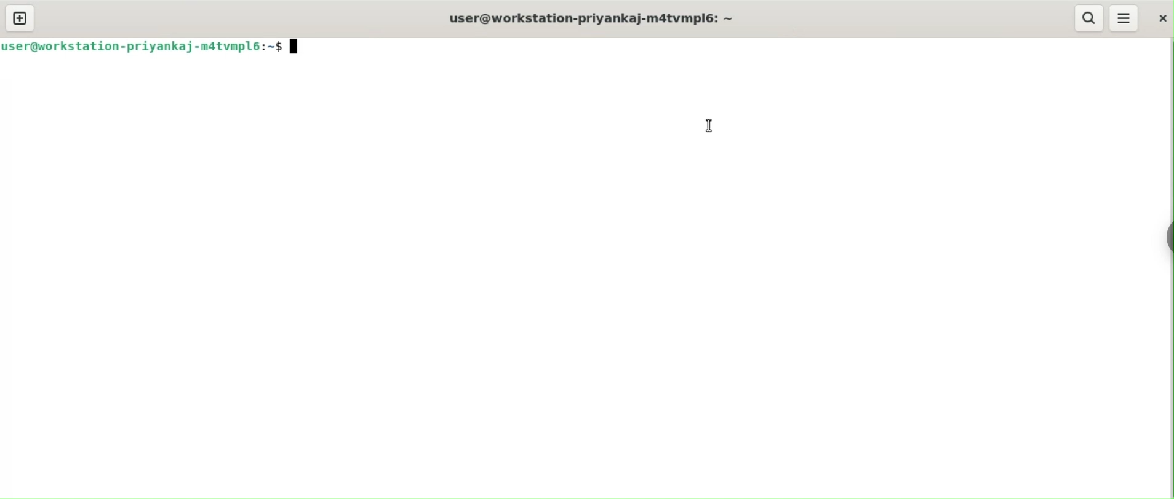 The width and height of the screenshot is (1174, 499). What do you see at coordinates (1125, 18) in the screenshot?
I see `menu` at bounding box center [1125, 18].